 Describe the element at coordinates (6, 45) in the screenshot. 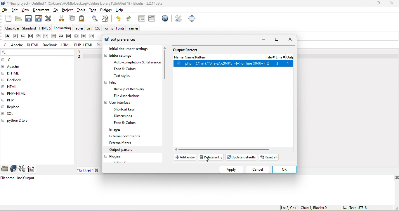

I see `c` at that location.